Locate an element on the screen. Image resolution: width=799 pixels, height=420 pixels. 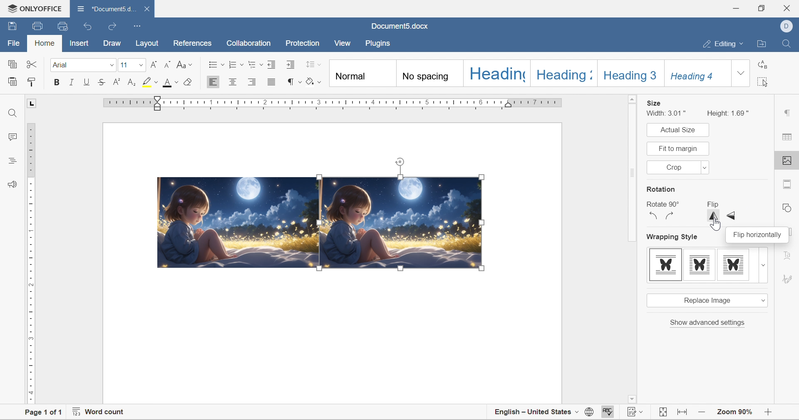
replace is located at coordinates (762, 63).